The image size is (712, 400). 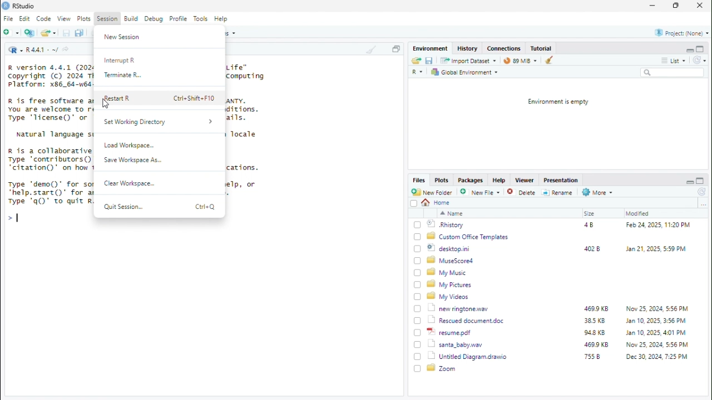 I want to click on maximise, so click(x=676, y=5).